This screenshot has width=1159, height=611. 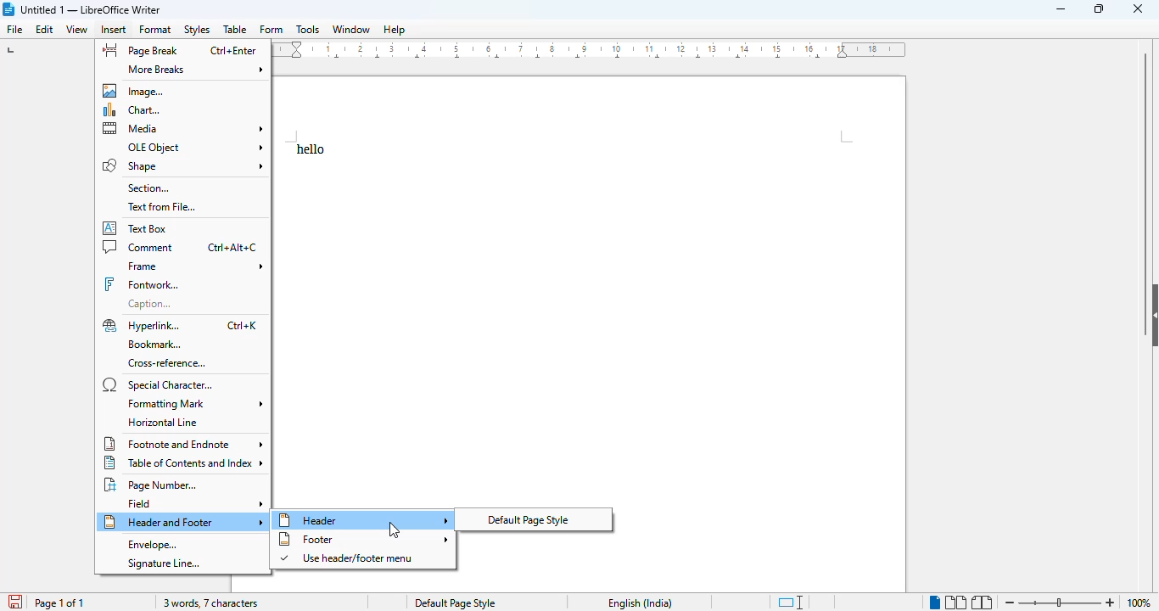 I want to click on table of contents and index, so click(x=182, y=463).